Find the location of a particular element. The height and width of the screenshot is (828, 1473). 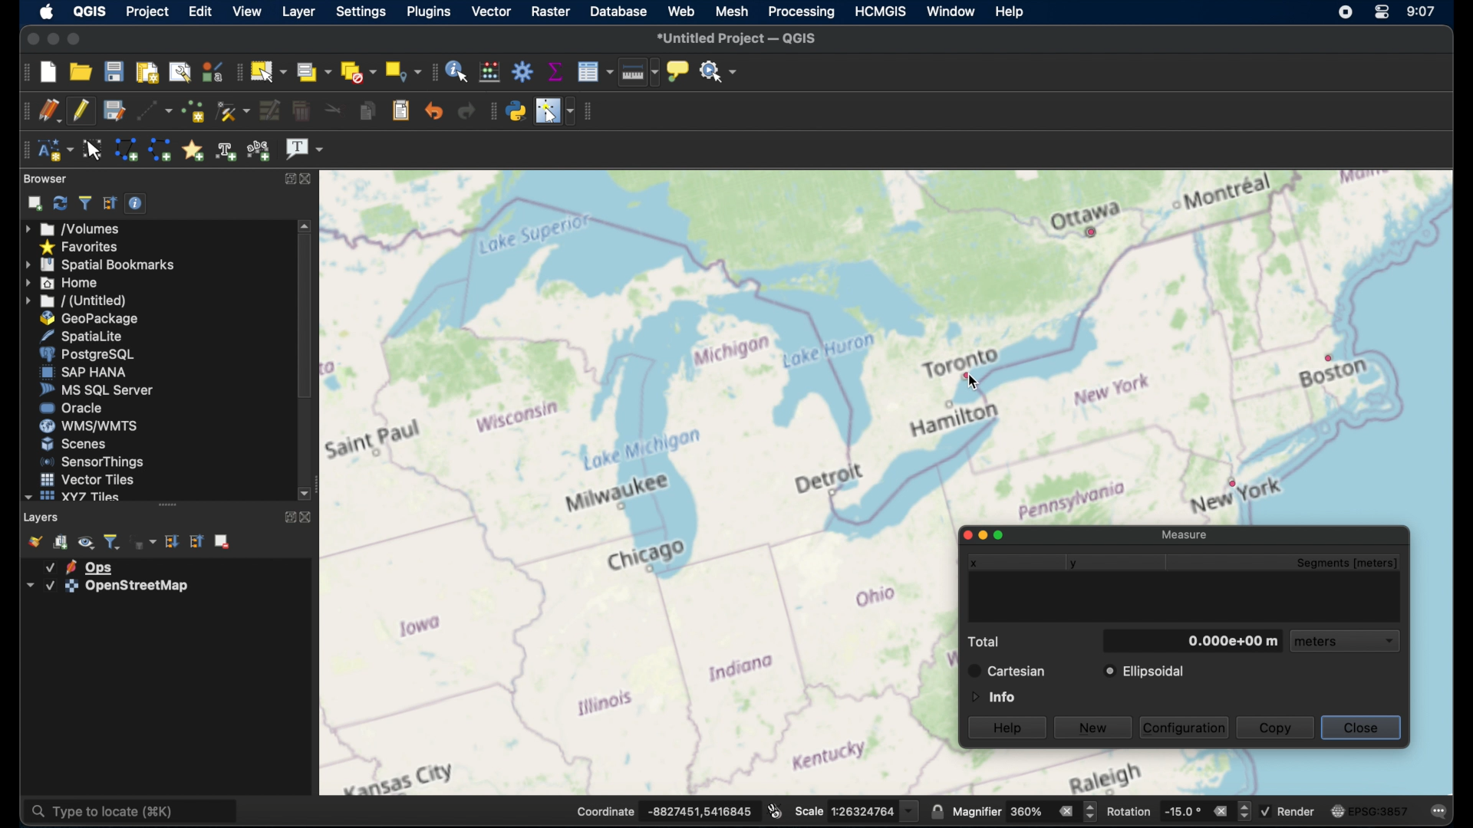

segments meters is located at coordinates (1346, 564).